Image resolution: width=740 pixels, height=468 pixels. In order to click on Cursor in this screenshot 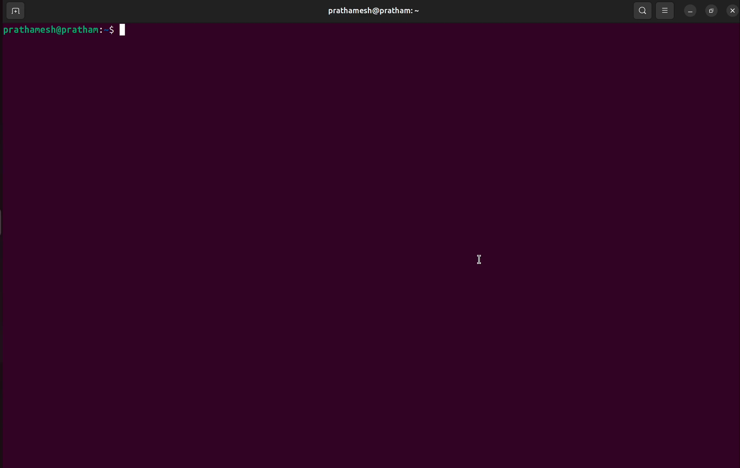, I will do `click(482, 260)`.